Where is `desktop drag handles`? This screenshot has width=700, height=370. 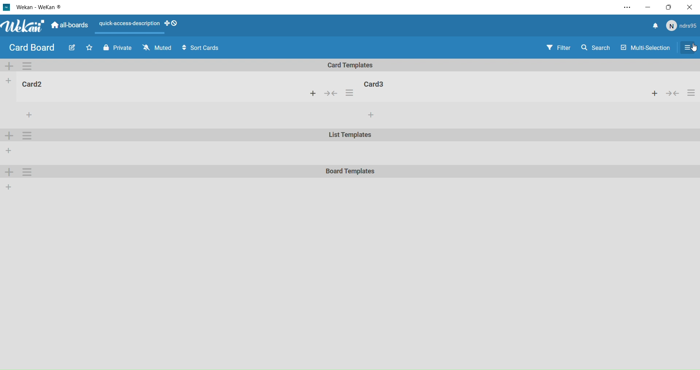
desktop drag handles is located at coordinates (174, 24).